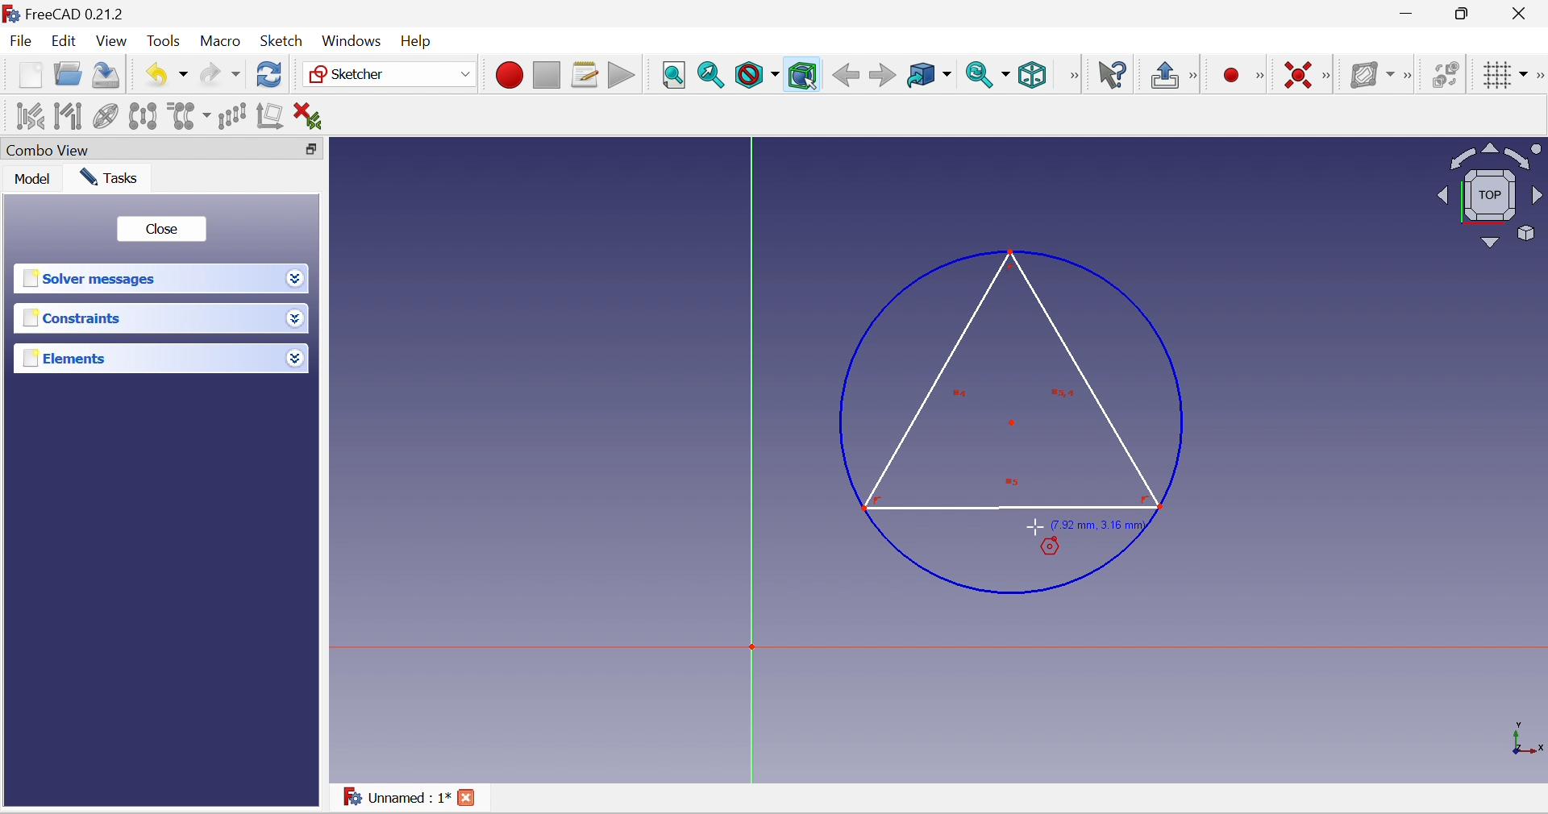 This screenshot has width=1548, height=814. I want to click on Select associated constraints, so click(30, 116).